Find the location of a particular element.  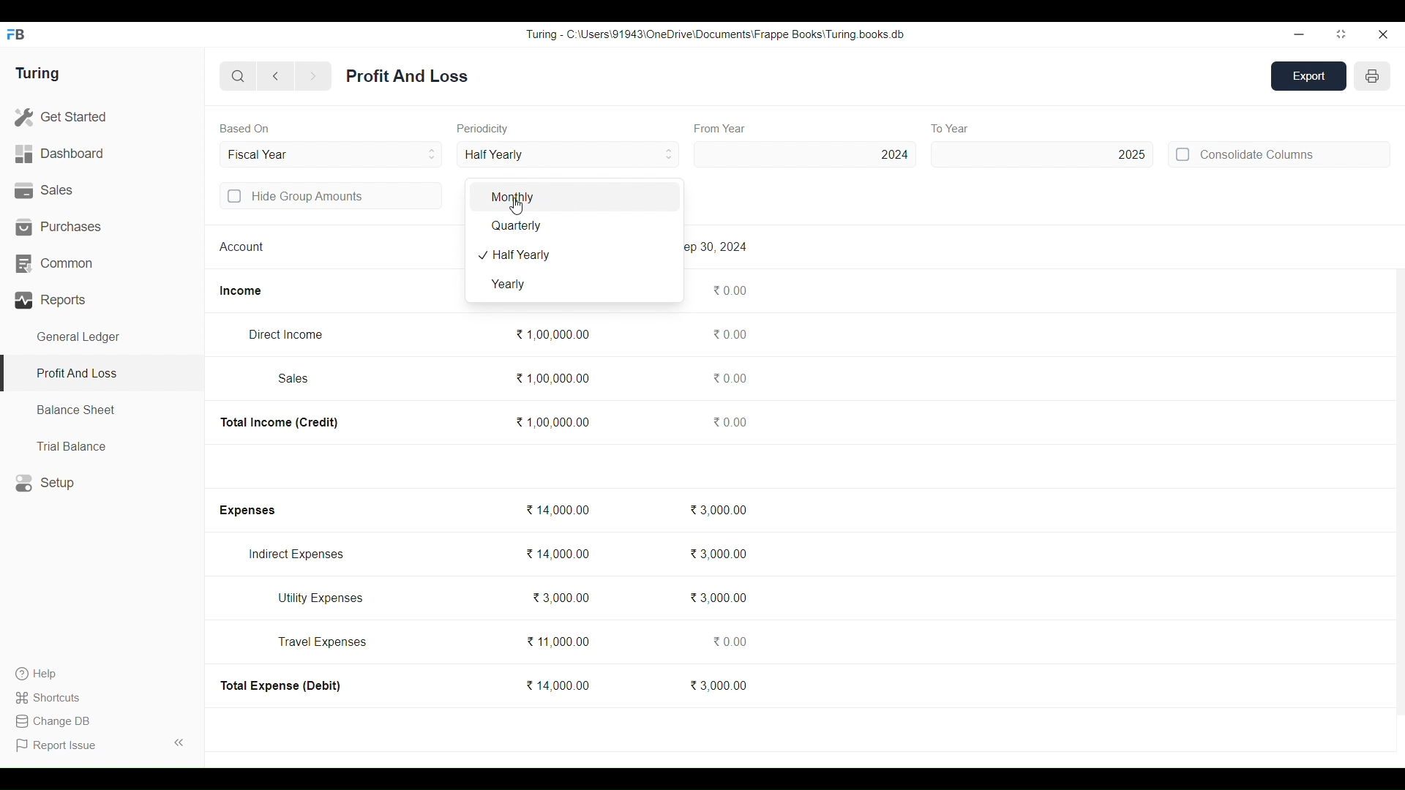

3,000.00 is located at coordinates (560, 598).